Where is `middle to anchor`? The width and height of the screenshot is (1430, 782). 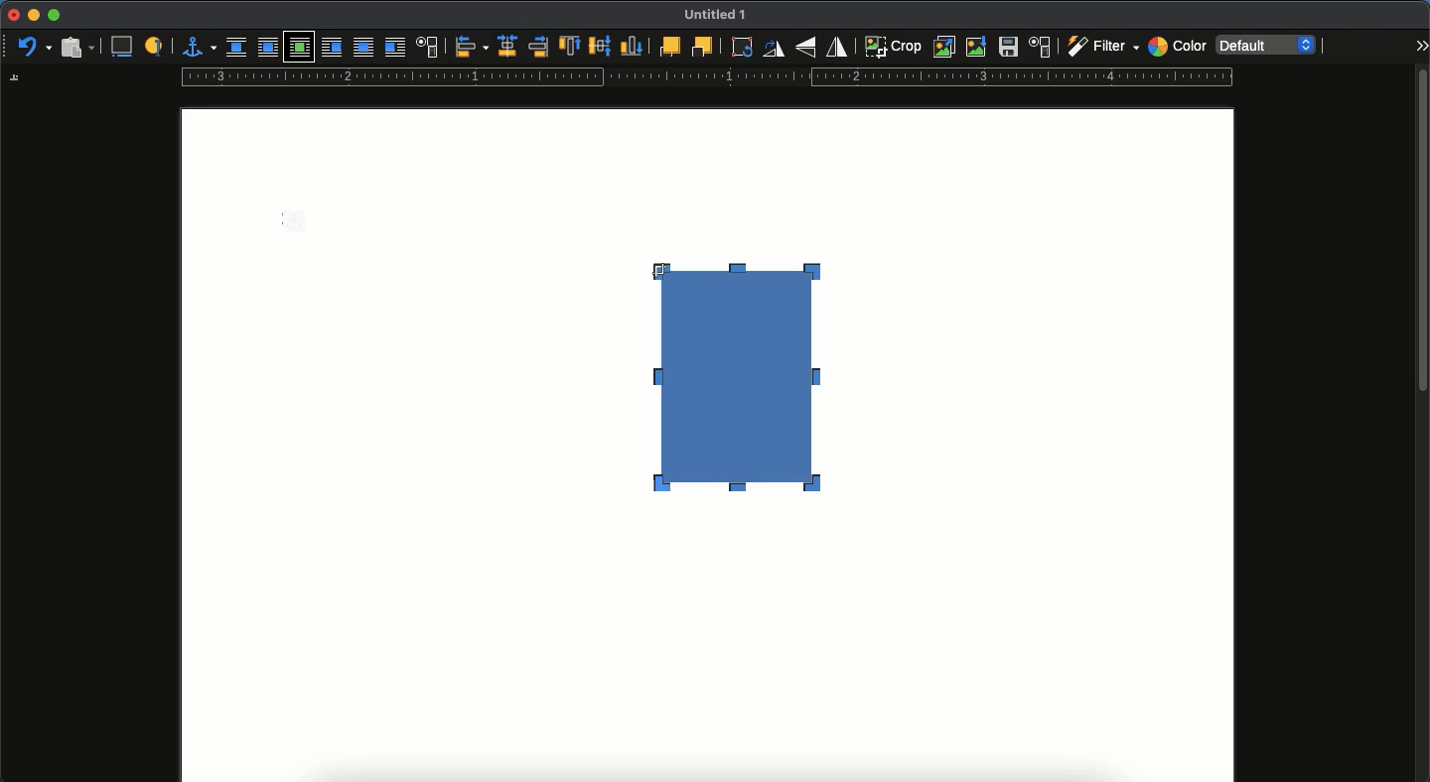 middle to anchor is located at coordinates (601, 46).